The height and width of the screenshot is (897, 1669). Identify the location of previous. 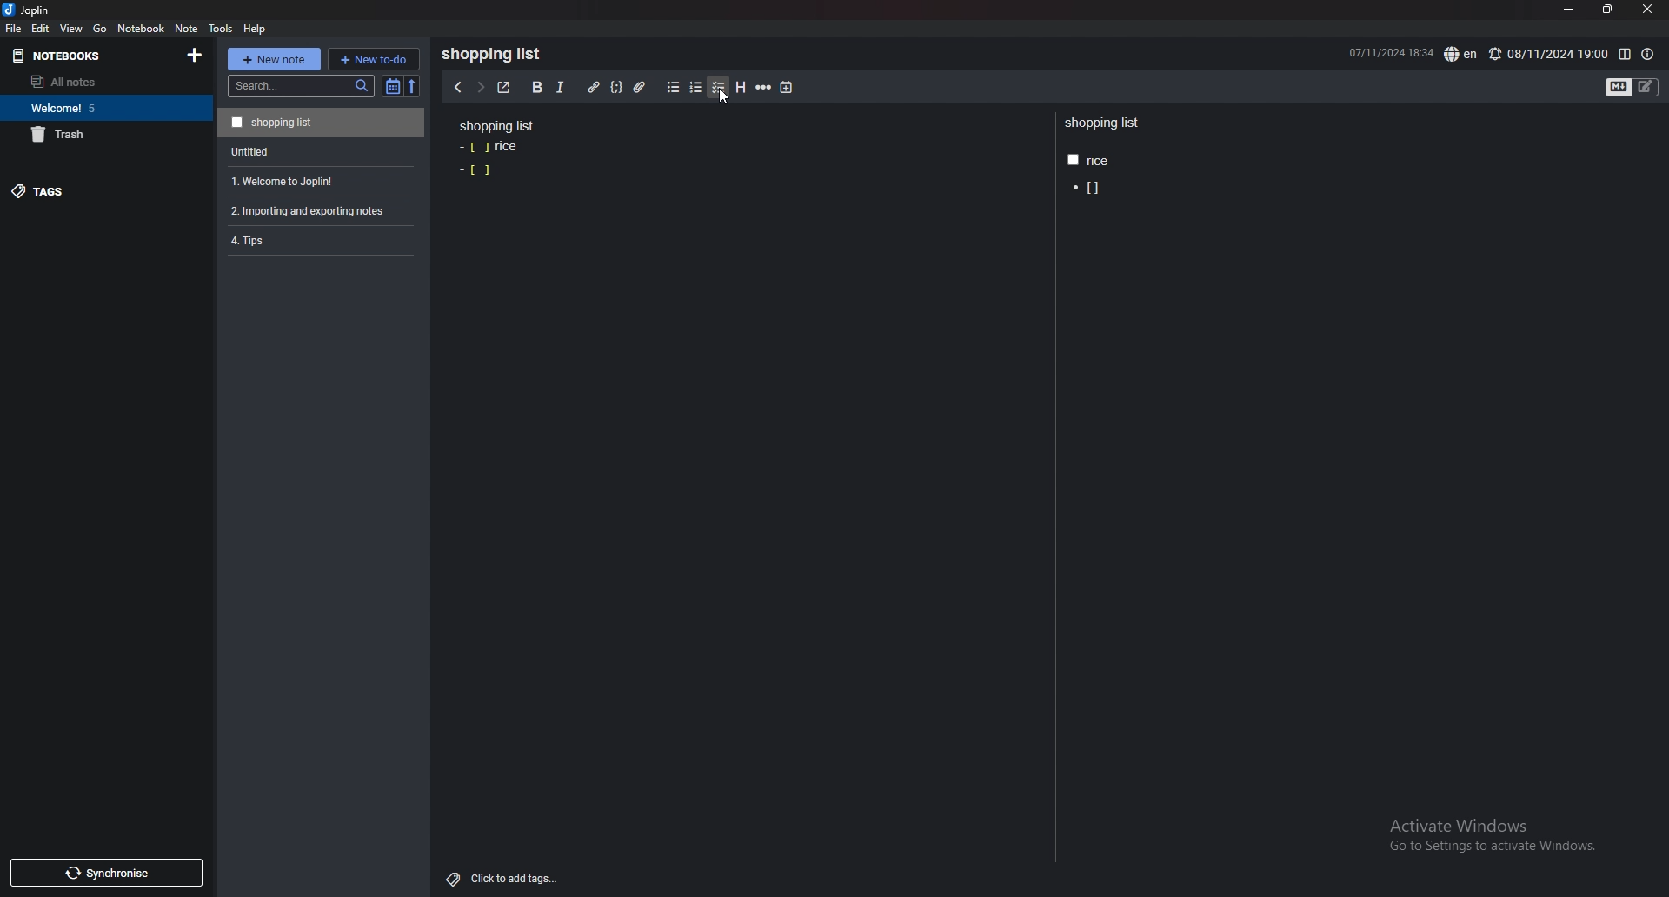
(456, 88).